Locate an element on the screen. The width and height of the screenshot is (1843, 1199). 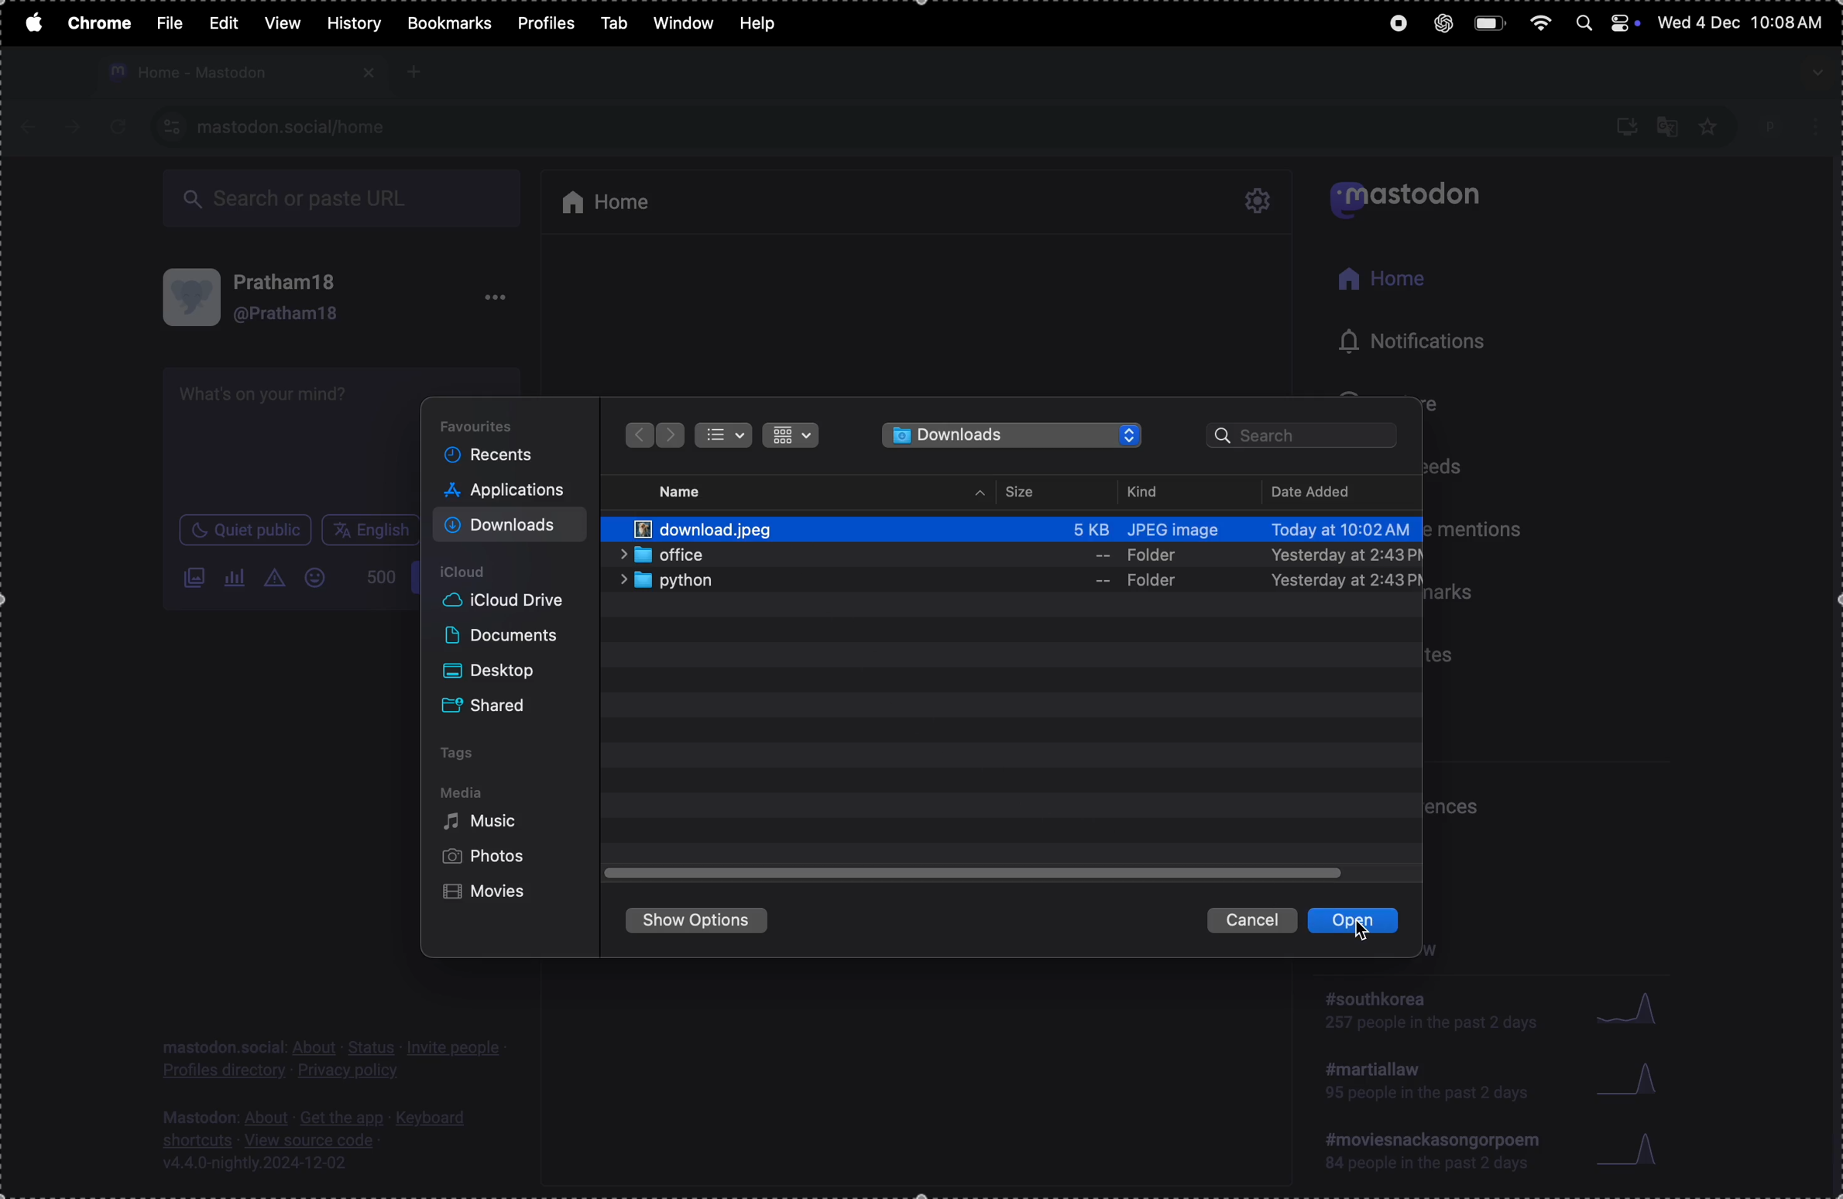
Emoji is located at coordinates (320, 577).